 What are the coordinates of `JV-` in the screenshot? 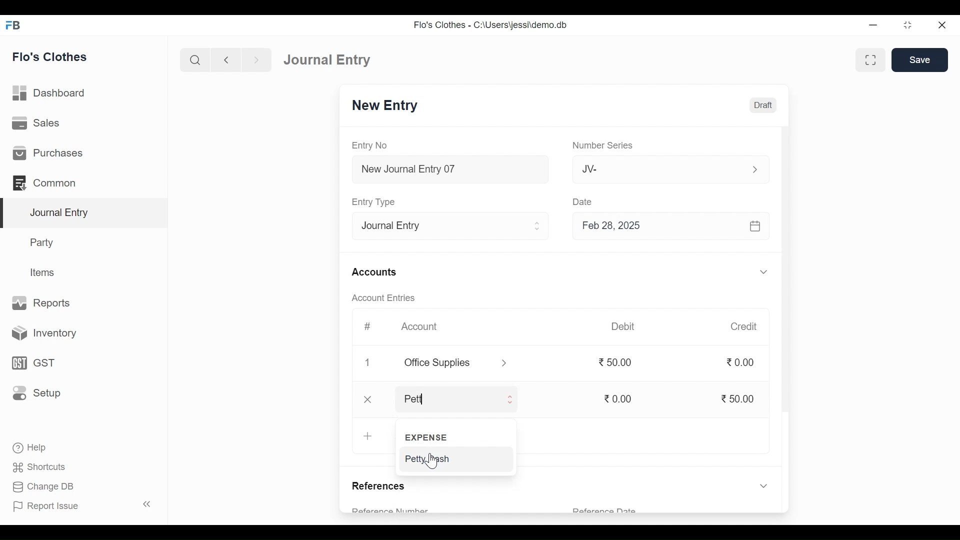 It's located at (653, 169).